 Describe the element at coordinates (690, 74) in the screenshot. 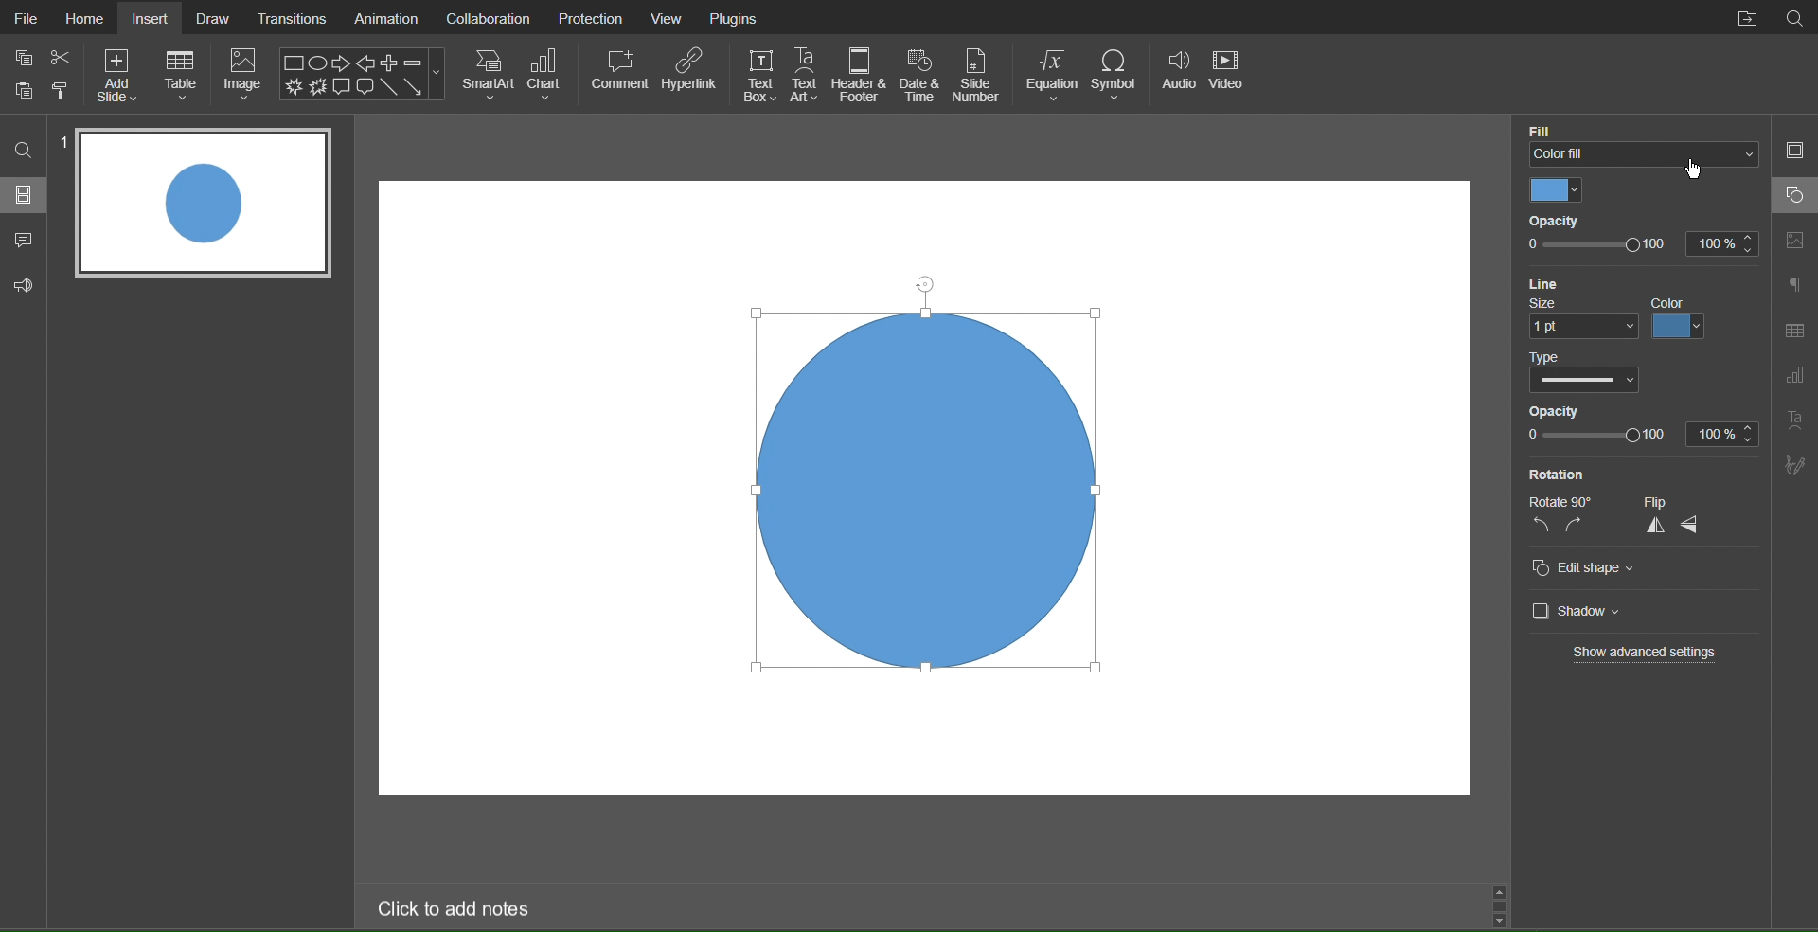

I see `Hyperlink` at that location.